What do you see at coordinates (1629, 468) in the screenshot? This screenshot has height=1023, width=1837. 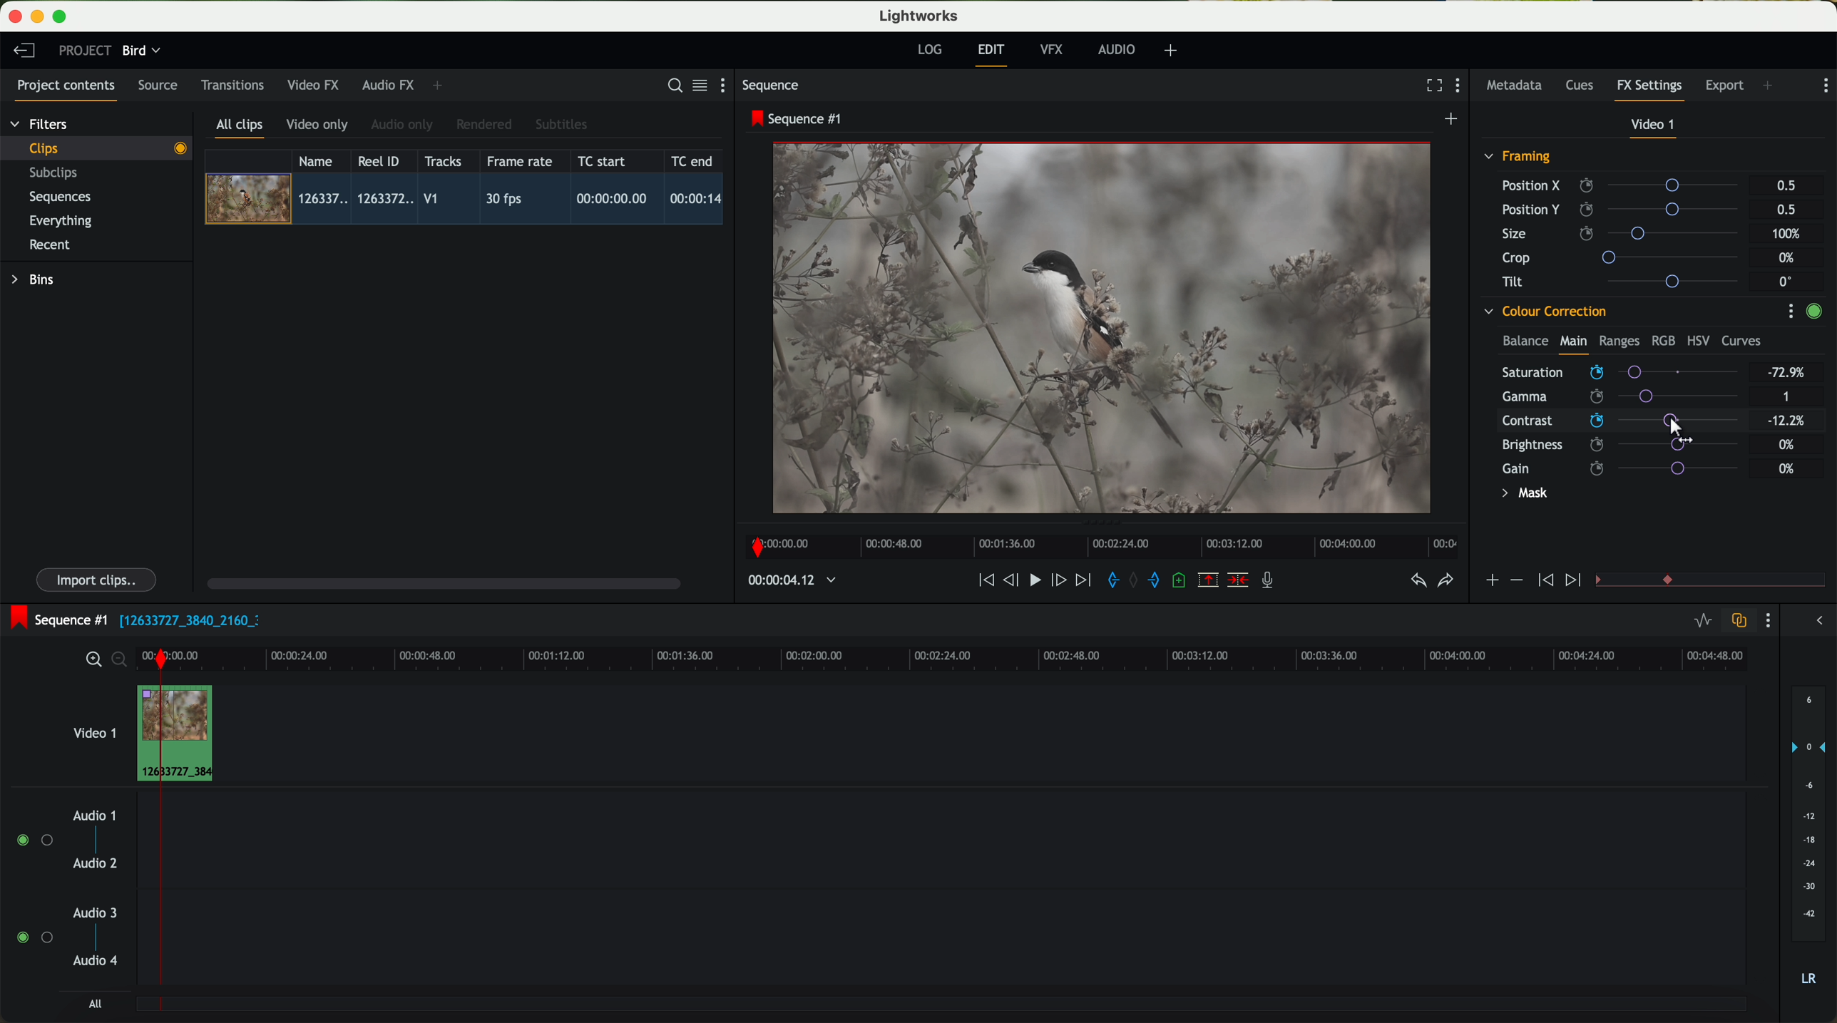 I see `gain` at bounding box center [1629, 468].